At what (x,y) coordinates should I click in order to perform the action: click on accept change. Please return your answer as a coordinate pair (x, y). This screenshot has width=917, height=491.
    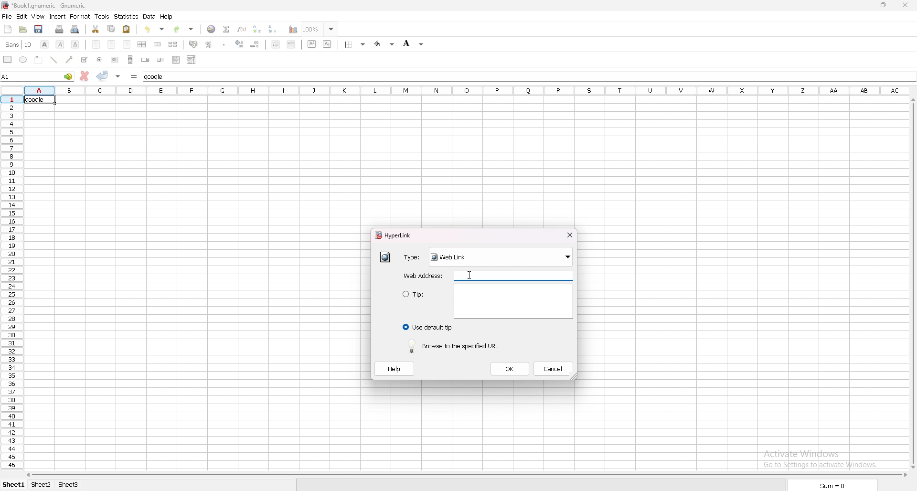
    Looking at the image, I should click on (103, 75).